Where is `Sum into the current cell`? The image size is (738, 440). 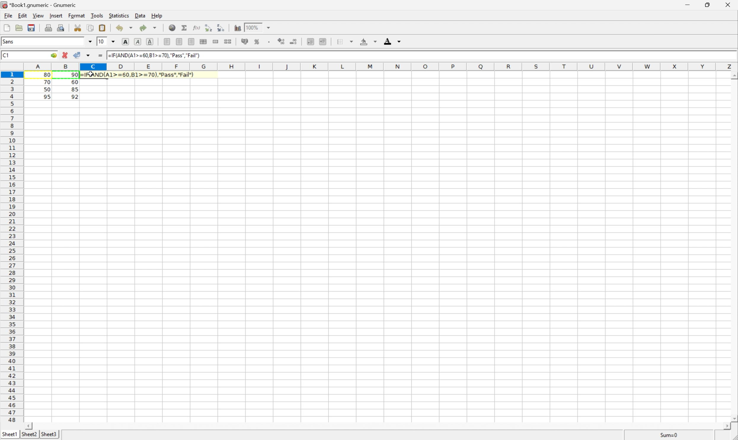 Sum into the current cell is located at coordinates (184, 27).